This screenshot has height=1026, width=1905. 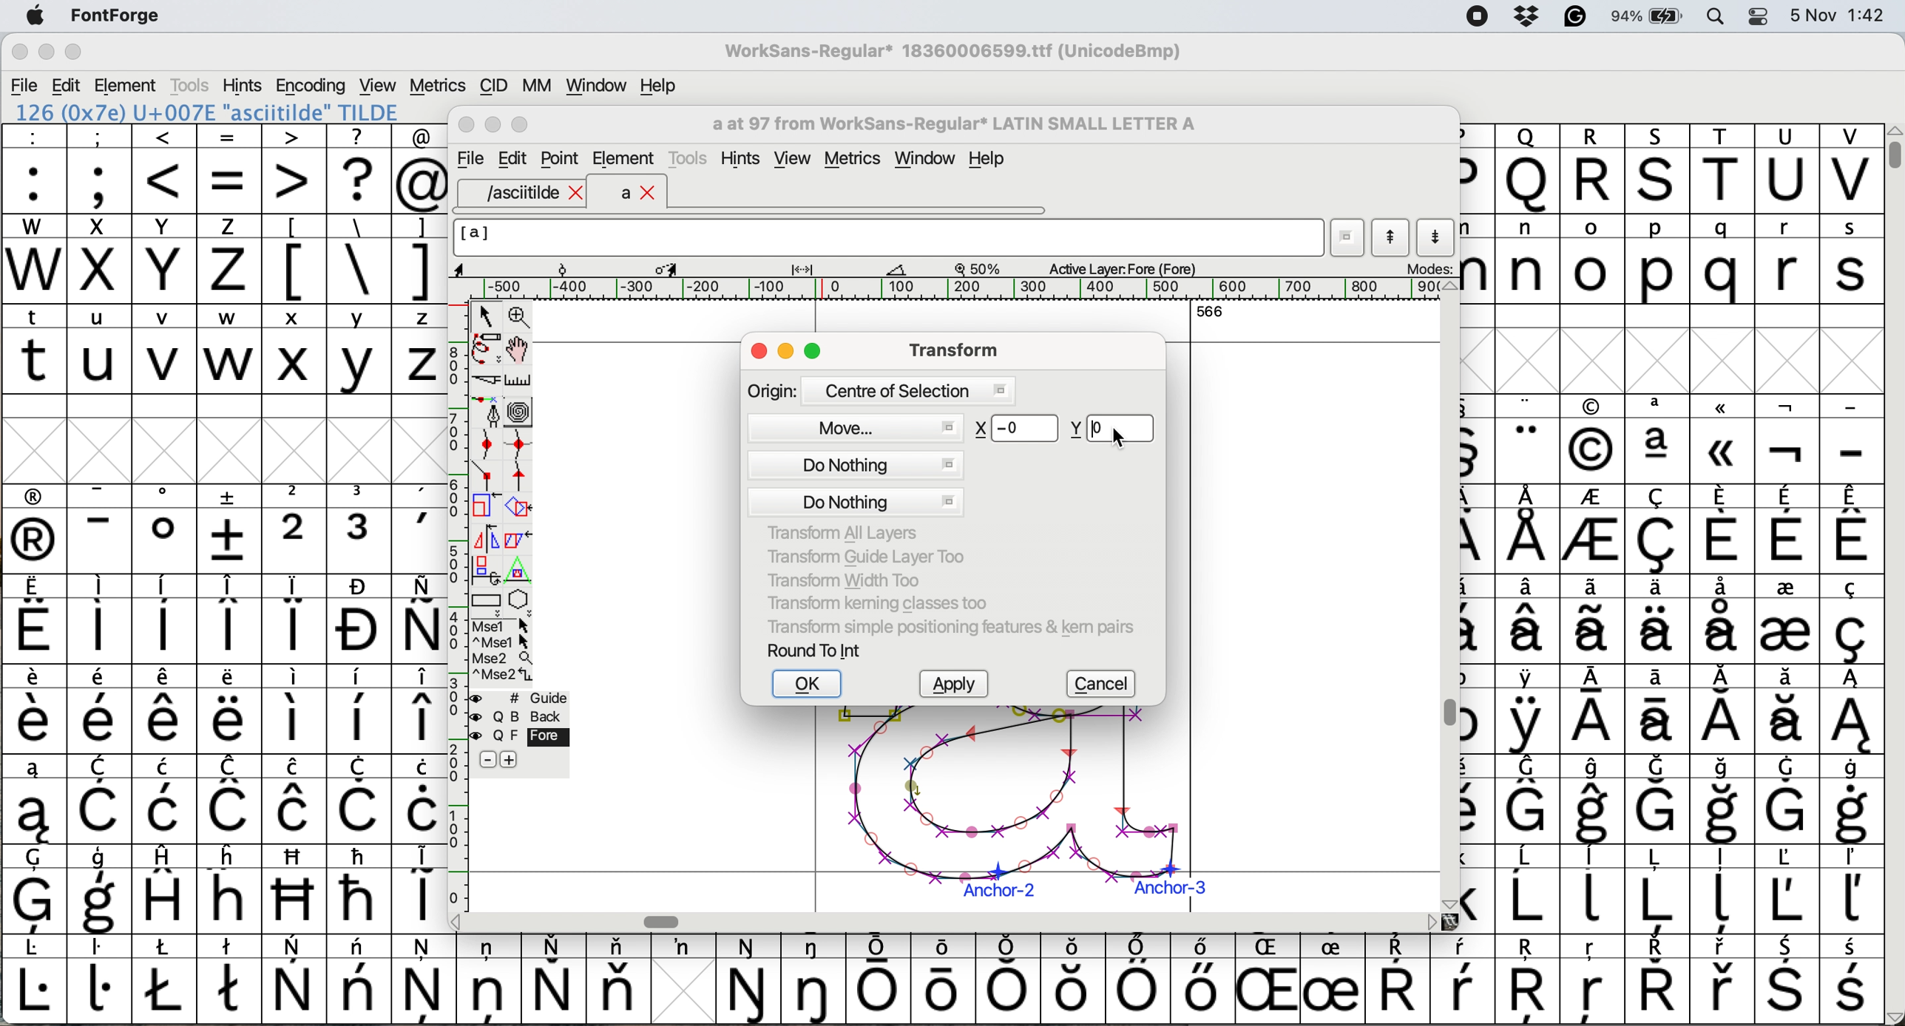 I want to click on symbol, so click(x=1785, y=889).